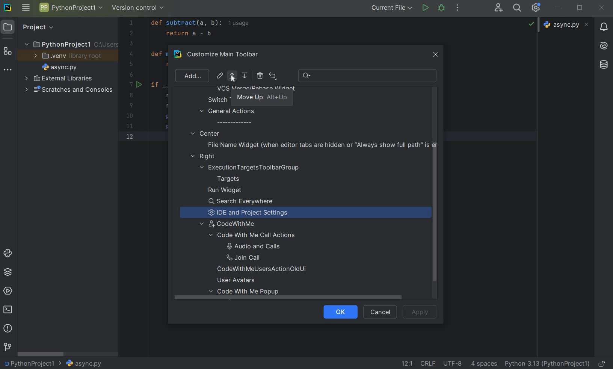 The width and height of the screenshot is (613, 369). Describe the element at coordinates (604, 26) in the screenshot. I see `updates` at that location.